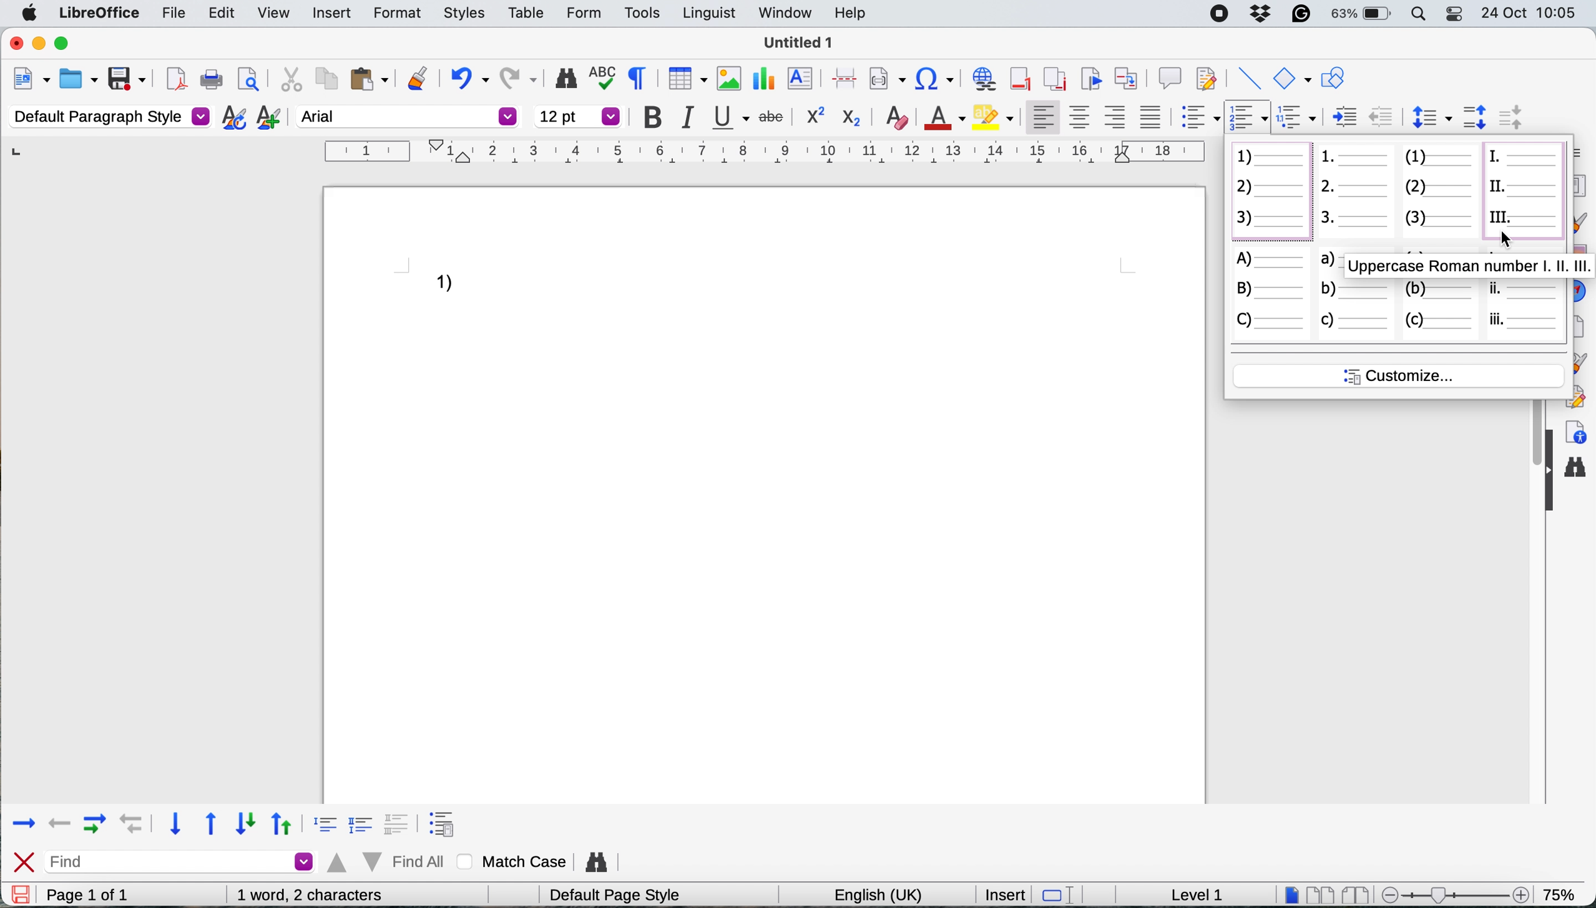 This screenshot has width=1596, height=908. I want to click on english(uk), so click(889, 894).